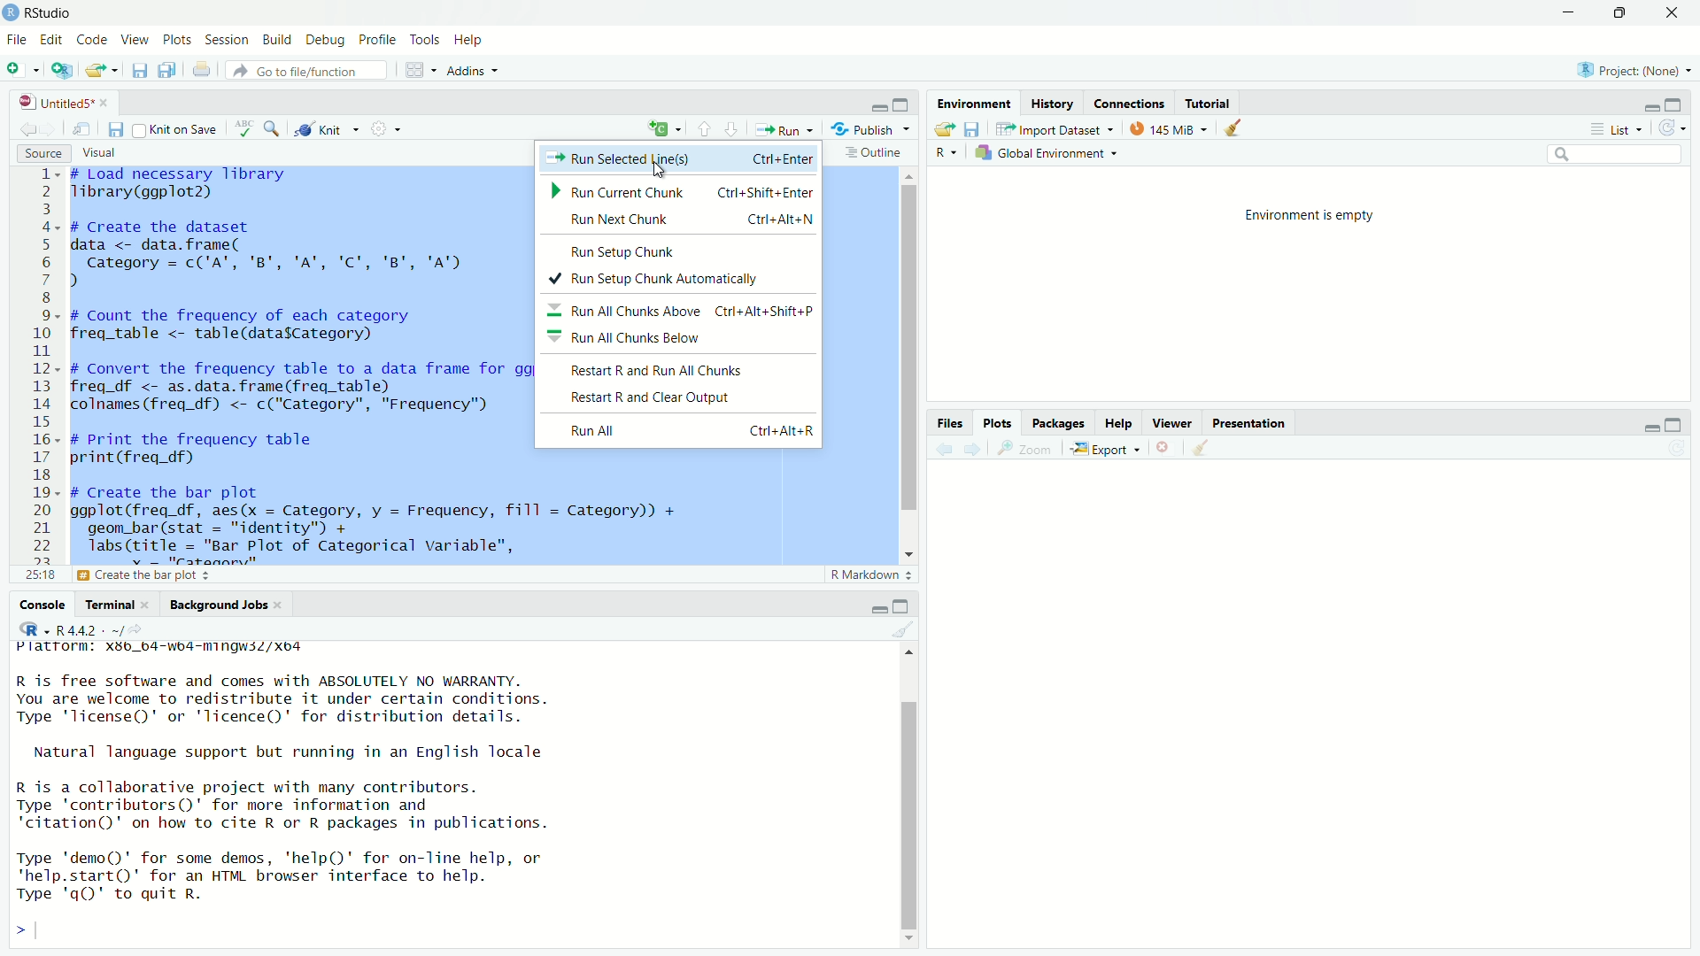 The width and height of the screenshot is (1700, 956). What do you see at coordinates (55, 13) in the screenshot?
I see `RStudio` at bounding box center [55, 13].